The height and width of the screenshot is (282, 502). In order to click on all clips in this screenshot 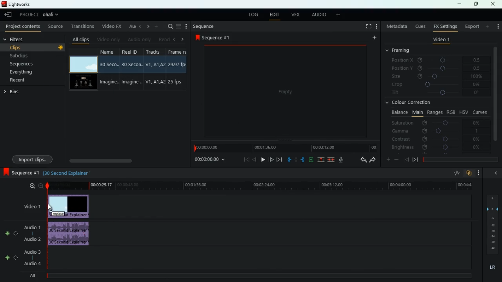, I will do `click(81, 39)`.